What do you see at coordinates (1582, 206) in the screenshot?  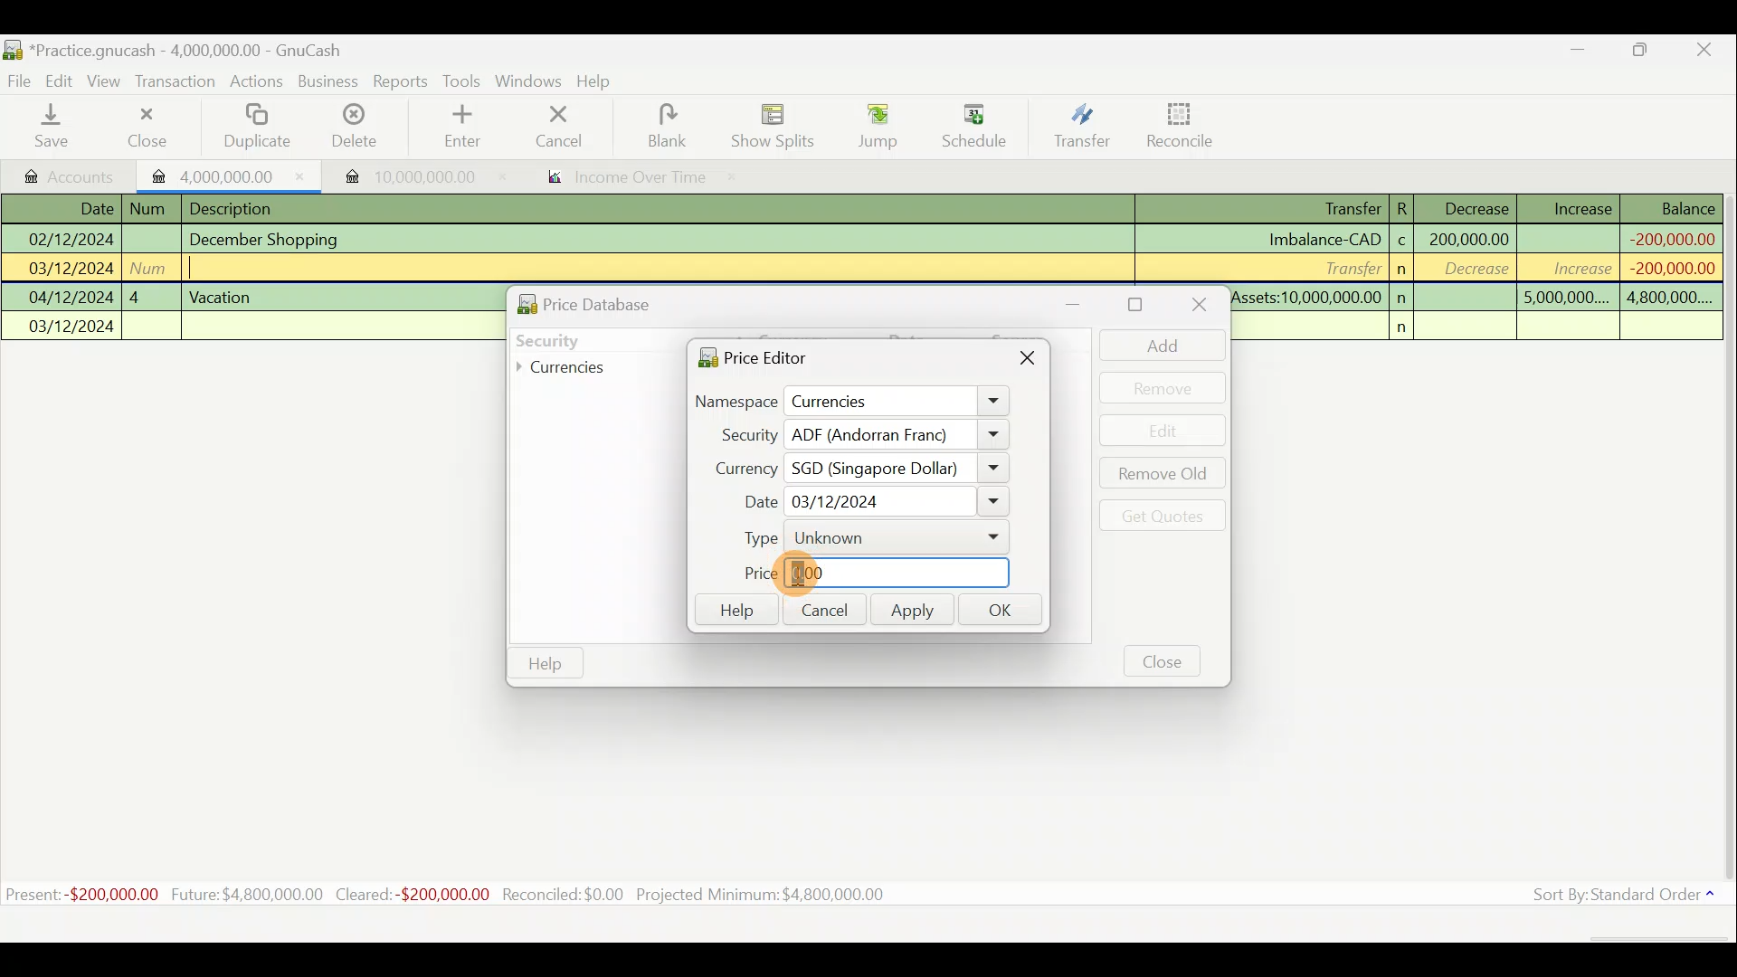 I see `Increase` at bounding box center [1582, 206].